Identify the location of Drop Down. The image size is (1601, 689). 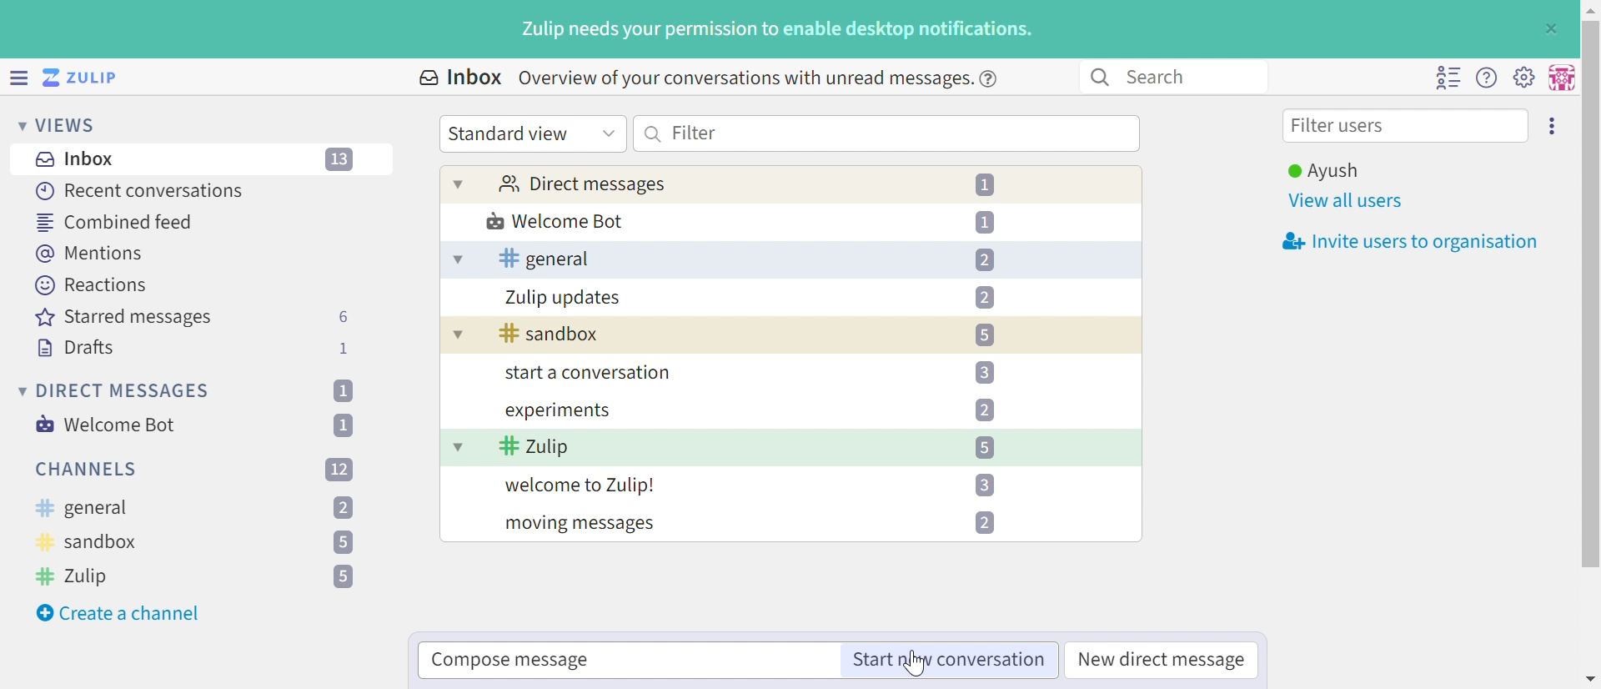
(17, 124).